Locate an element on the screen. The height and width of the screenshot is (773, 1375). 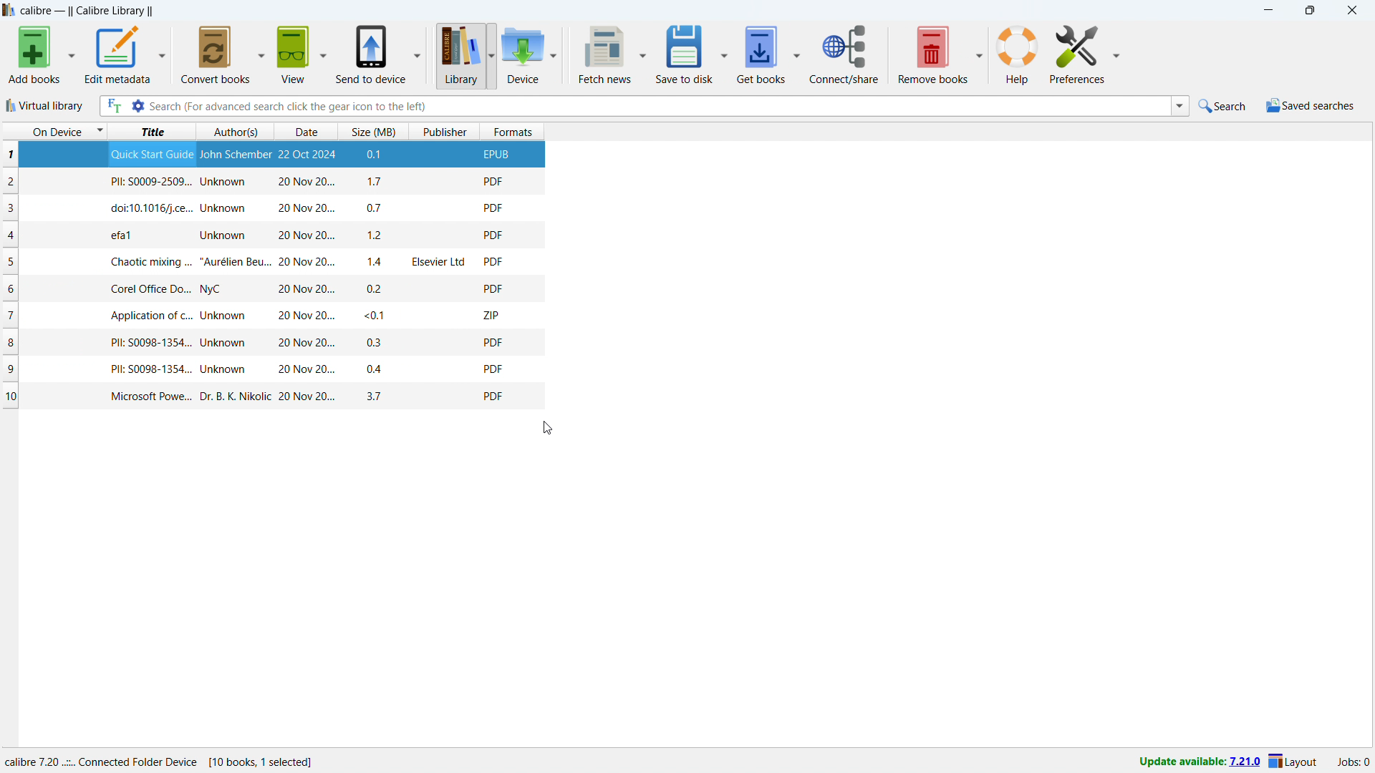
preferences options is located at coordinates (1122, 53).